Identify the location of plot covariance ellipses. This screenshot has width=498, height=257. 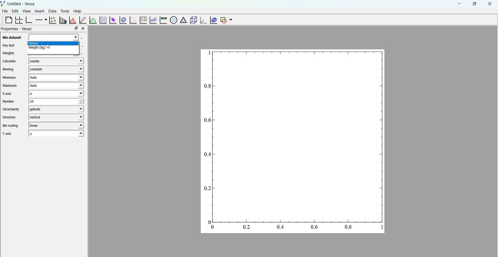
(213, 20).